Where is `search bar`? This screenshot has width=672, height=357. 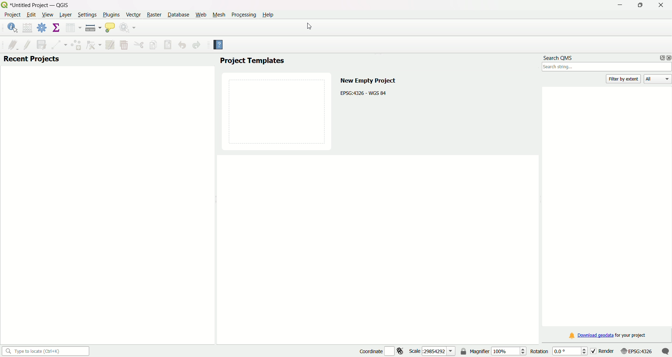 search bar is located at coordinates (44, 351).